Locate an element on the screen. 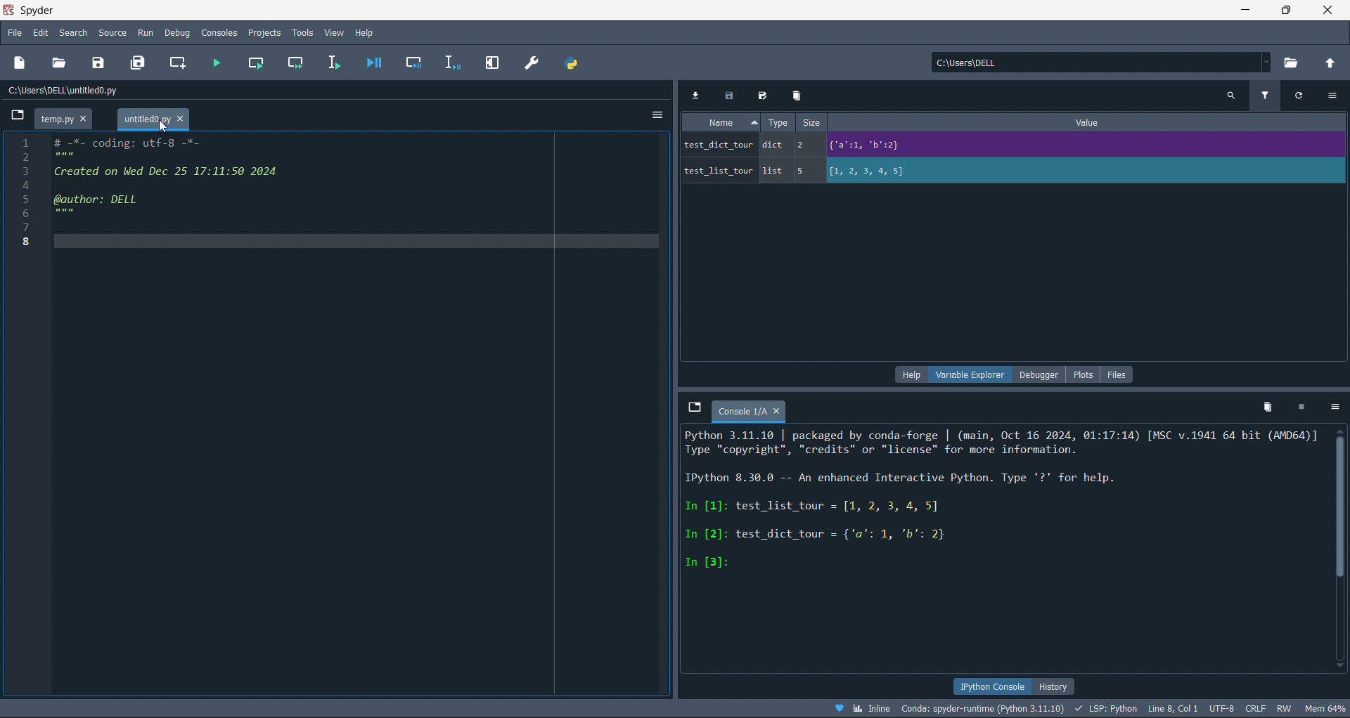 This screenshot has width=1350, height=718. debug cell is located at coordinates (409, 62).